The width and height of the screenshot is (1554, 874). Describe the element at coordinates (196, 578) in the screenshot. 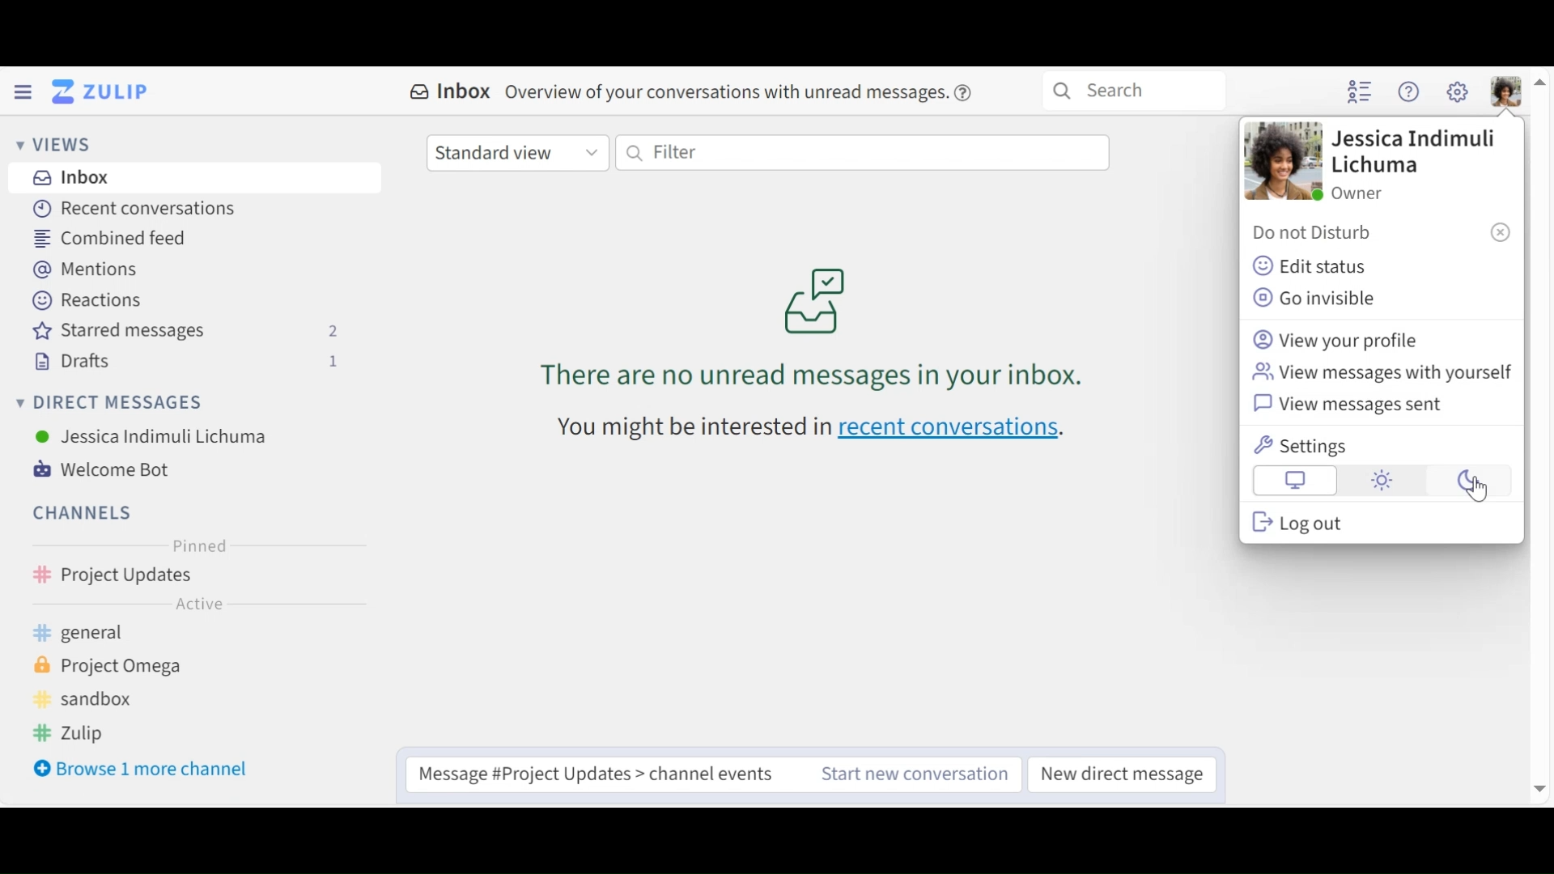

I see `Project Updates` at that location.